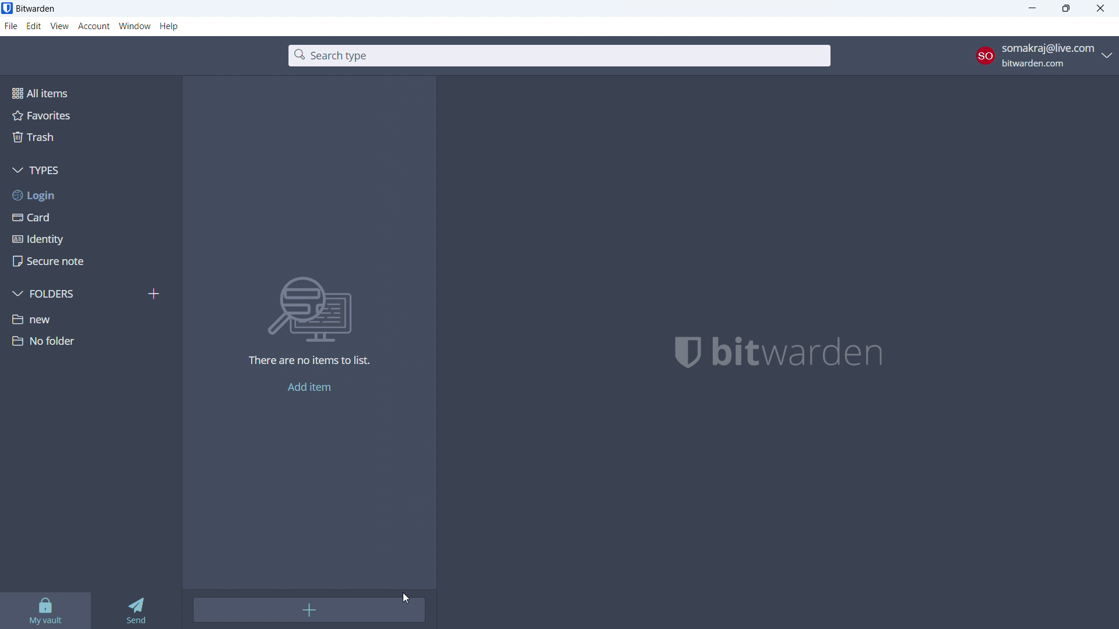 This screenshot has width=1119, height=629. What do you see at coordinates (89, 137) in the screenshot?
I see `trash` at bounding box center [89, 137].